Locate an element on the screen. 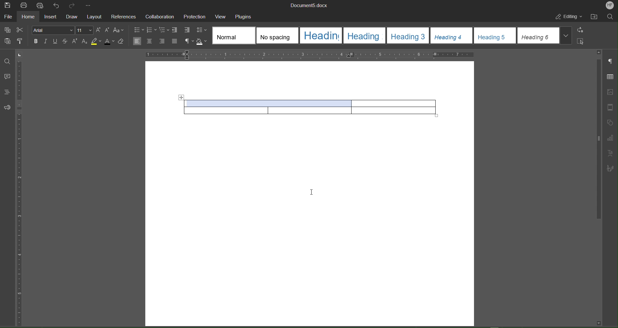  scroll bar is located at coordinates (597, 140).